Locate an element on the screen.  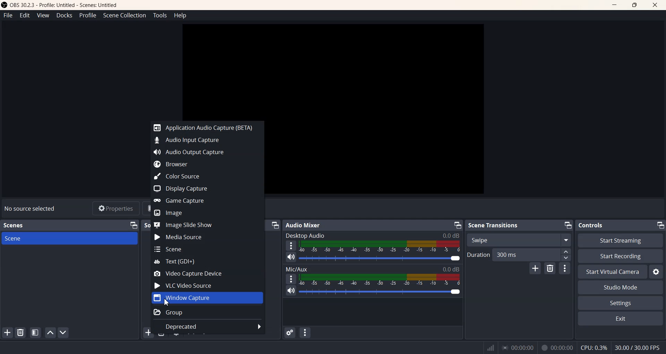
File is located at coordinates (8, 15).